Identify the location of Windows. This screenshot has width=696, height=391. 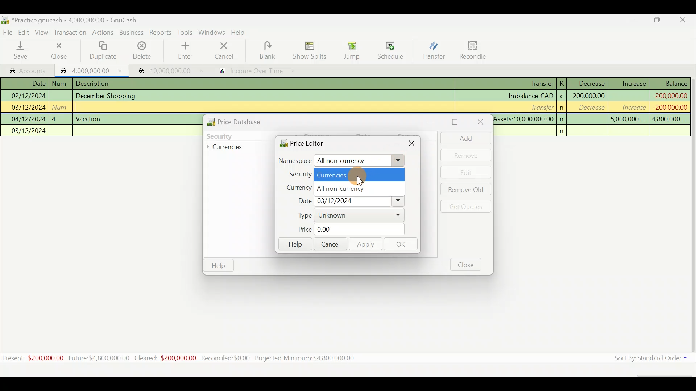
(212, 33).